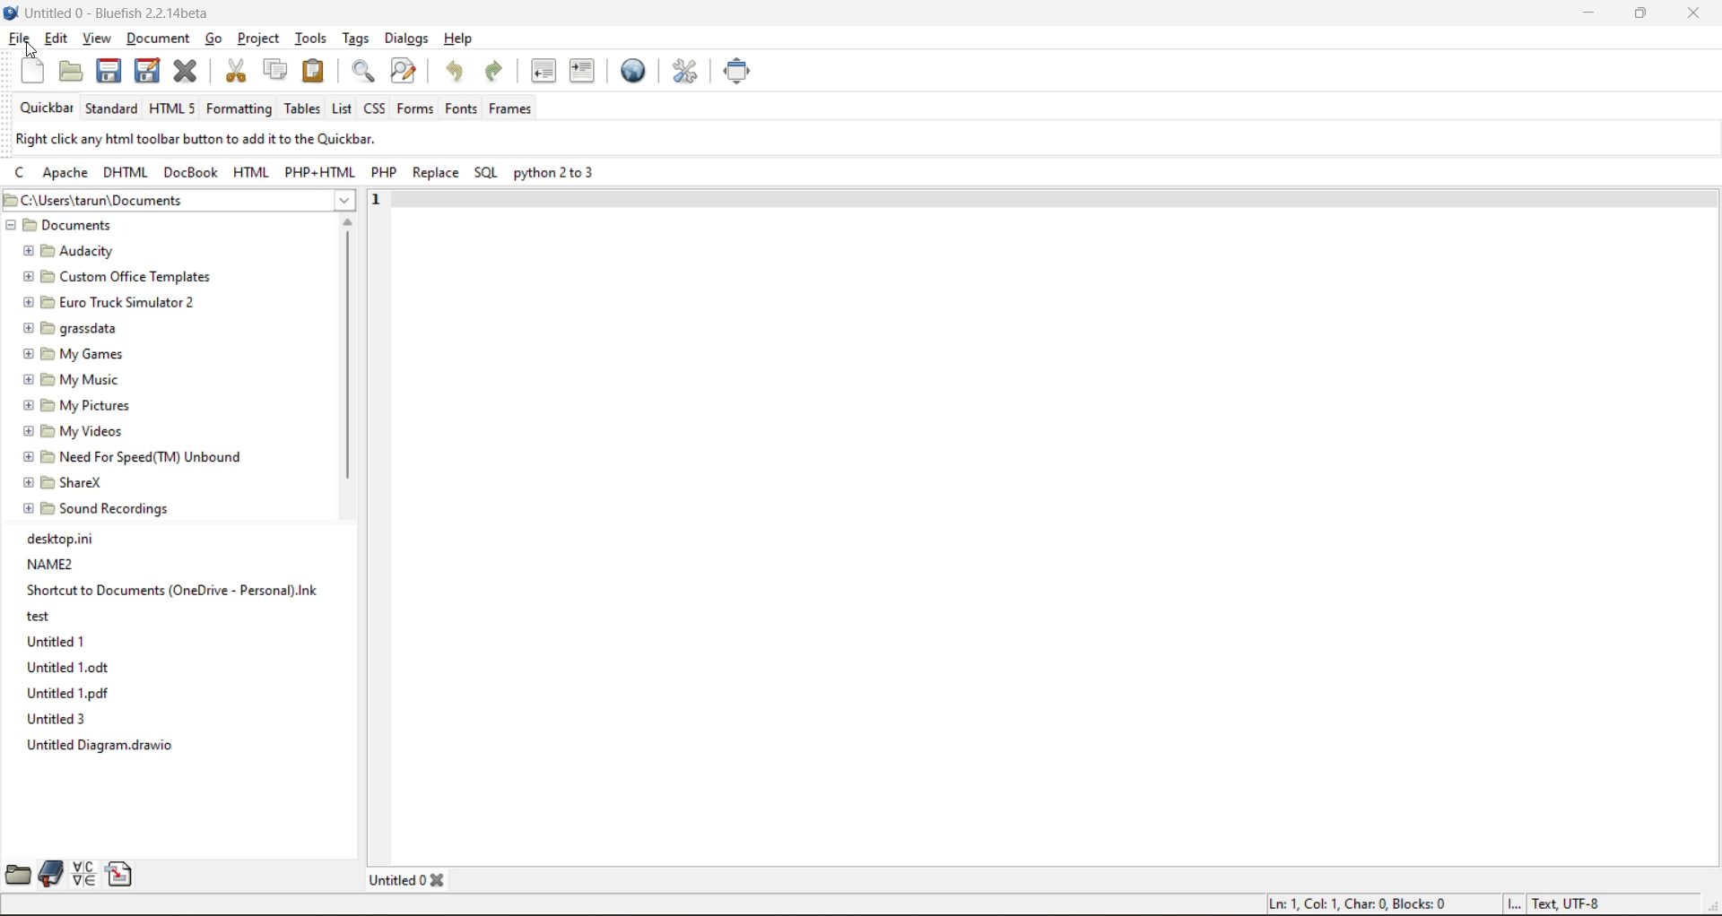 This screenshot has height=916, width=1722. I want to click on frames, so click(519, 111).